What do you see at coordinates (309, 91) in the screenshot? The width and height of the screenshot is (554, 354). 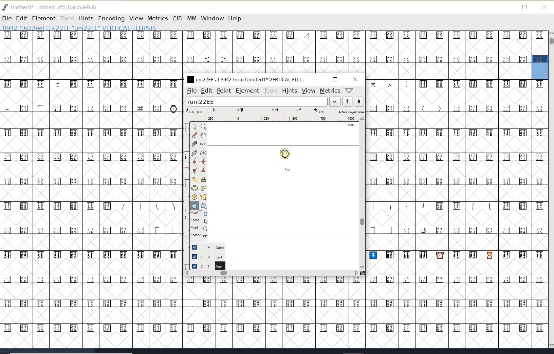 I see `view` at bounding box center [309, 91].